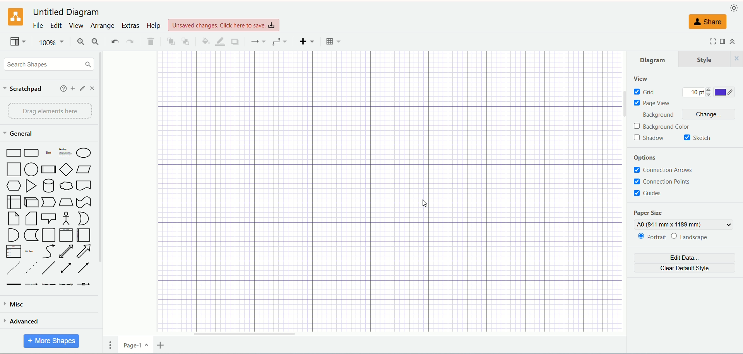 This screenshot has height=354, width=743. What do you see at coordinates (47, 321) in the screenshot?
I see `advanced` at bounding box center [47, 321].